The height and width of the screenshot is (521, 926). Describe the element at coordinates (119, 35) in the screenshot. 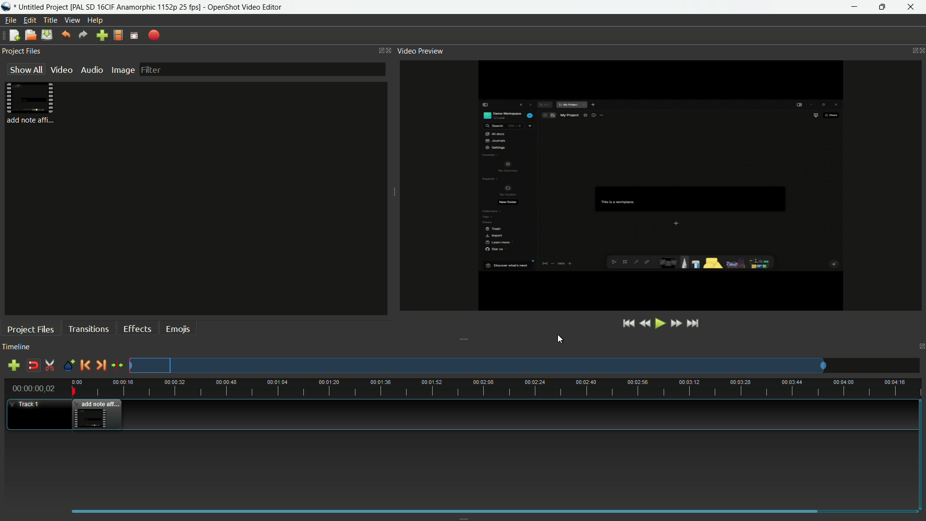

I see `profile` at that location.